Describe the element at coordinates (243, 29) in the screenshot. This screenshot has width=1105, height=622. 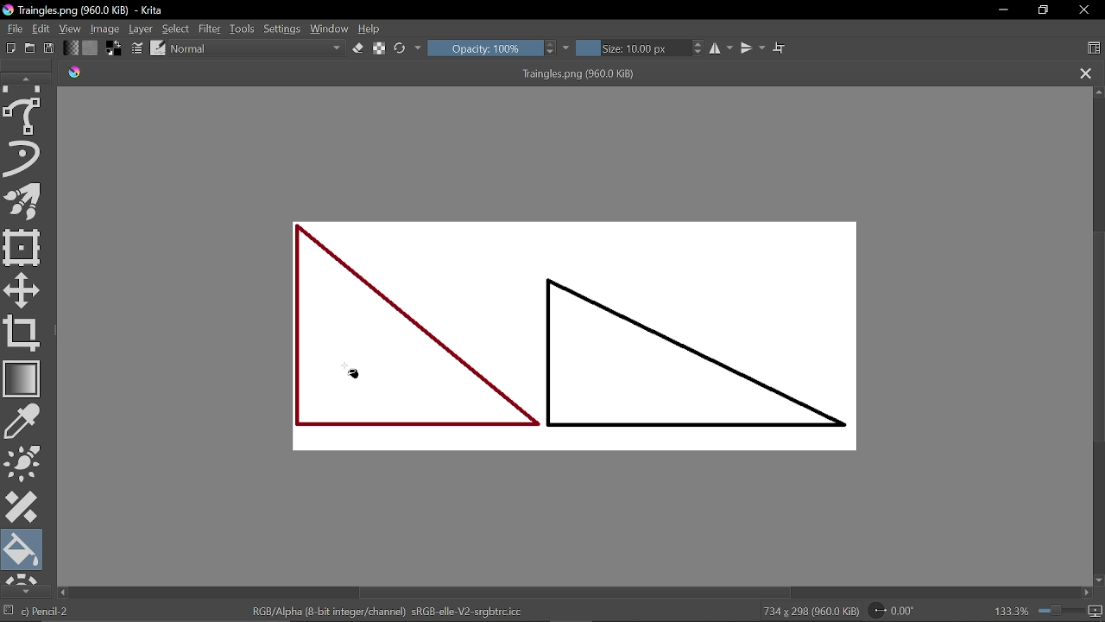
I see `Tools` at that location.